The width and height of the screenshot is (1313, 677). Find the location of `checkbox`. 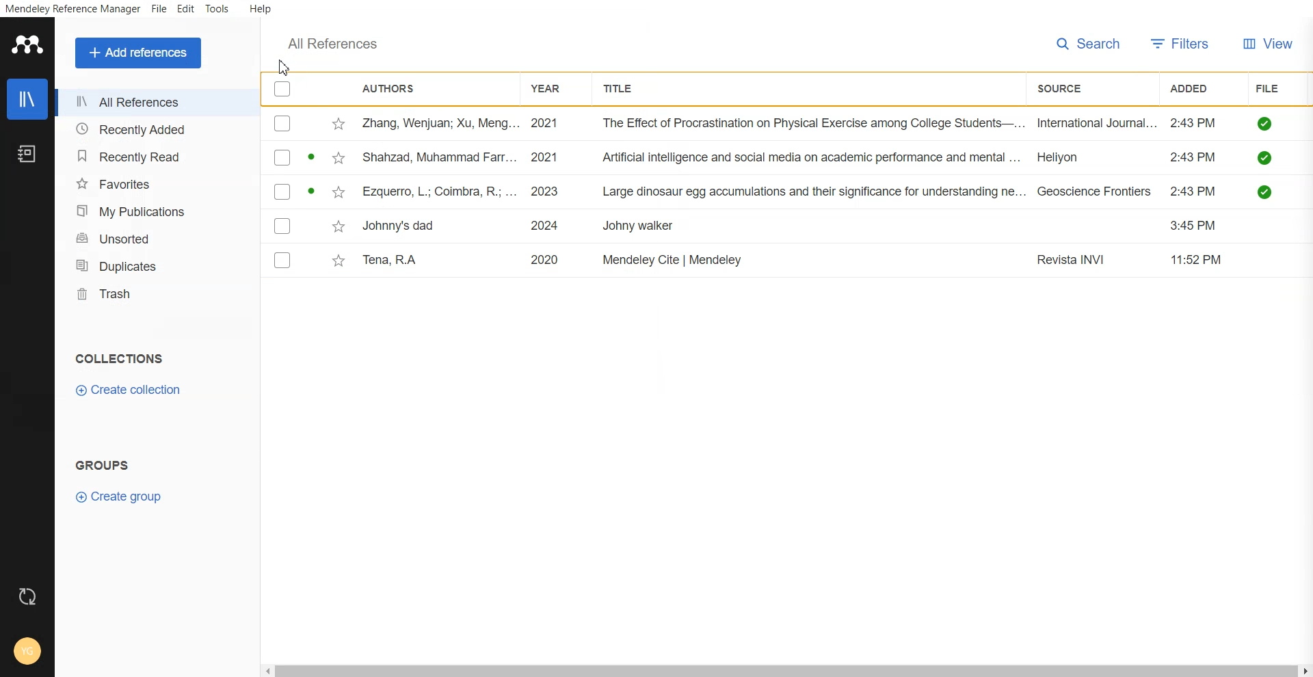

checkbox is located at coordinates (282, 259).